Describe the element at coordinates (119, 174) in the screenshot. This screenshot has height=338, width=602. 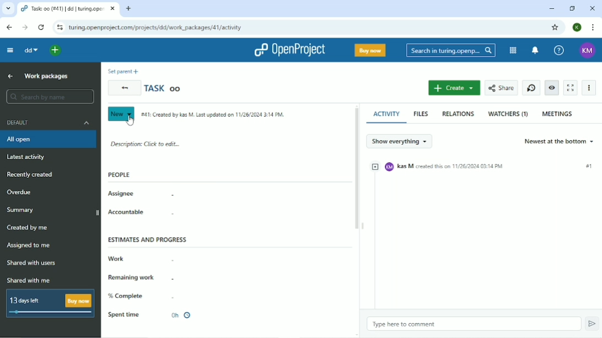
I see `People` at that location.